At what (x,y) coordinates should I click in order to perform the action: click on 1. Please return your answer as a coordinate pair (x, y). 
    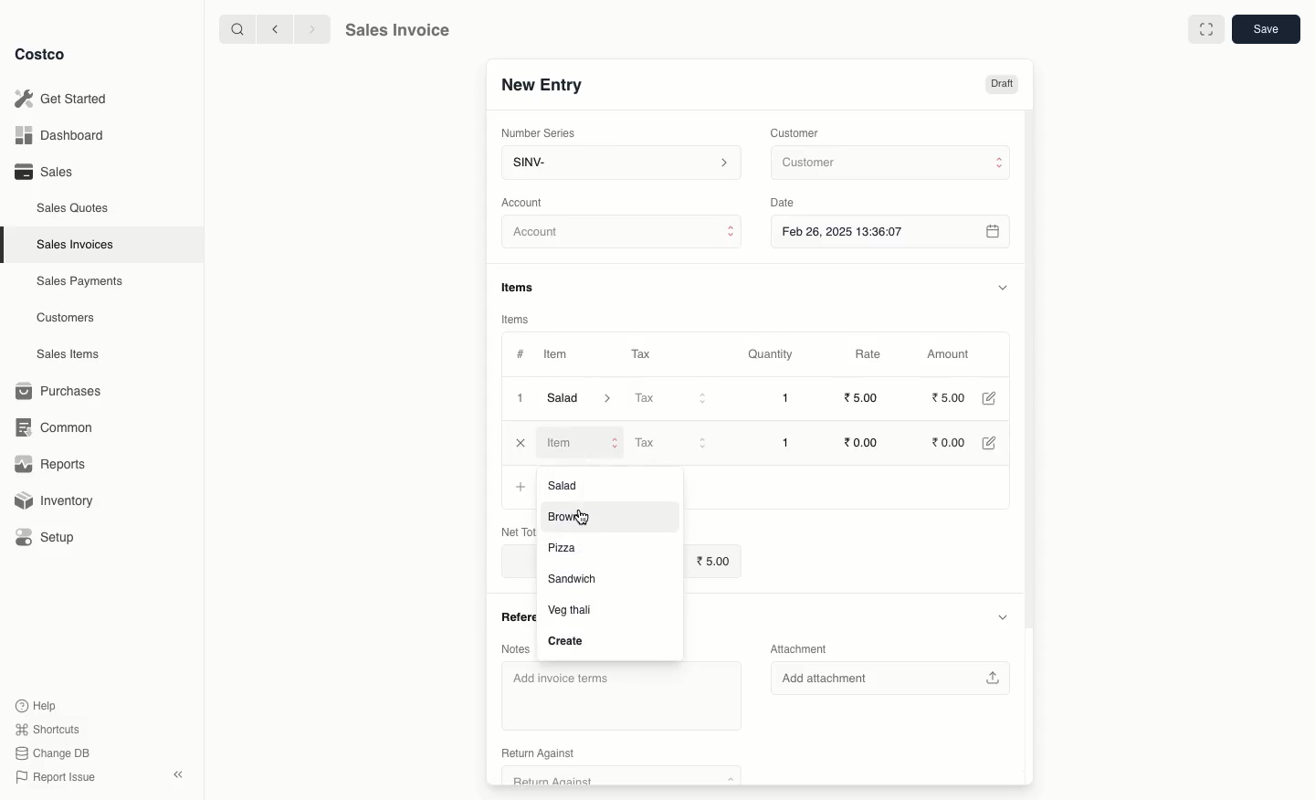
    Looking at the image, I should click on (785, 398).